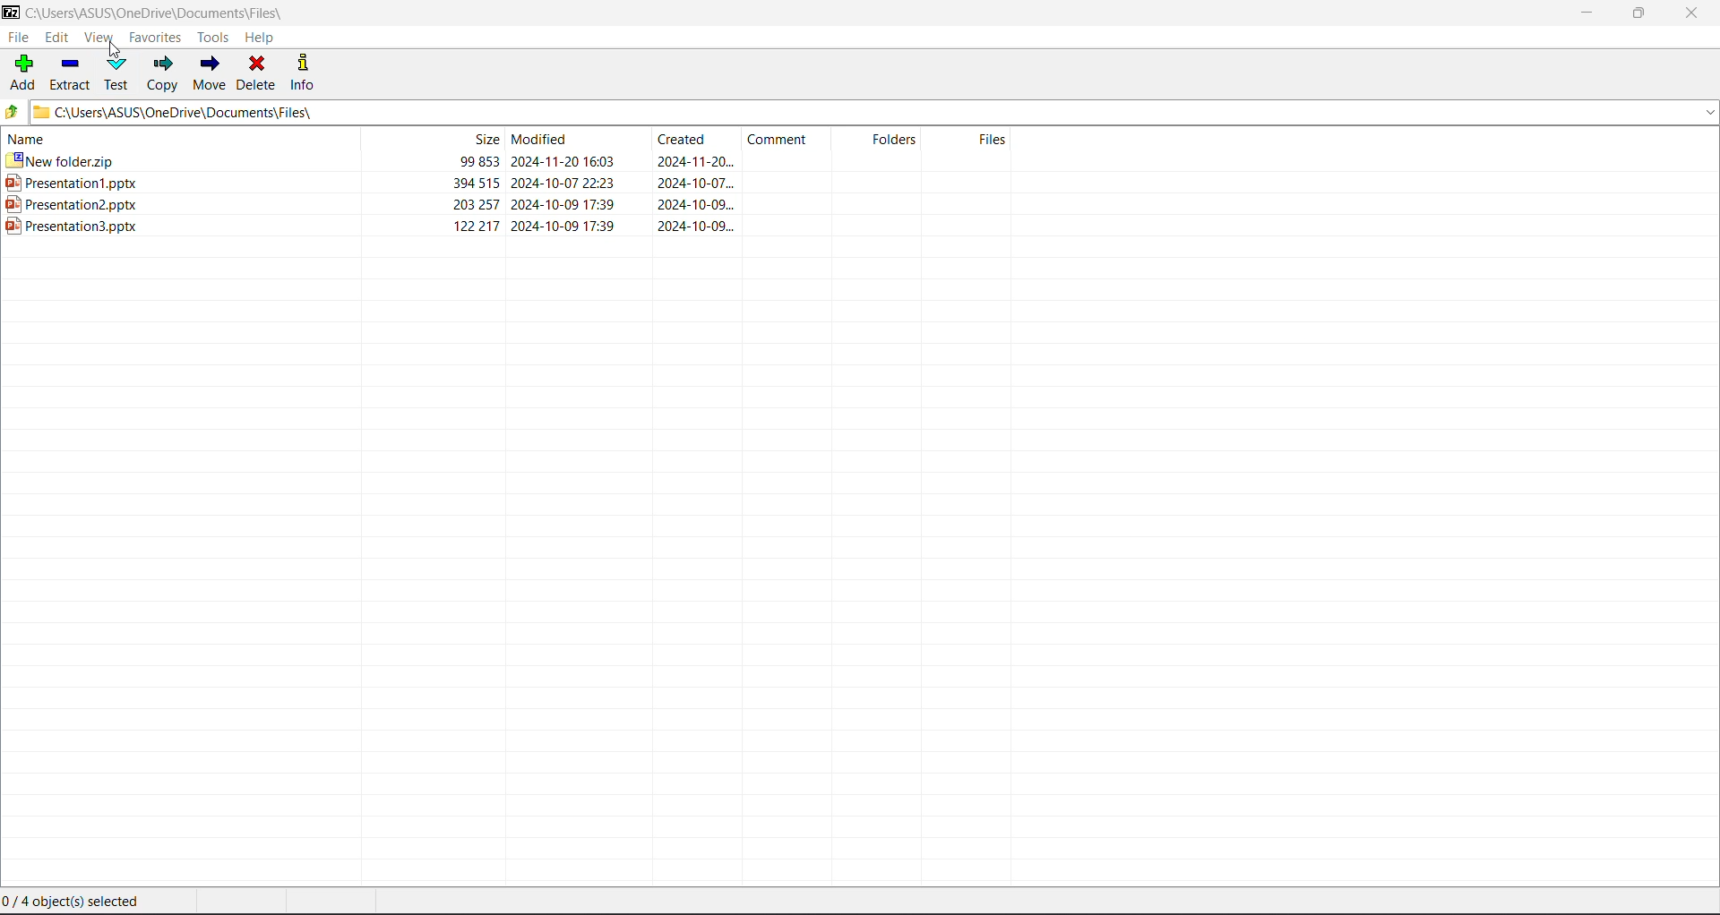 This screenshot has width=1720, height=915. What do you see at coordinates (57, 36) in the screenshot?
I see `Edit` at bounding box center [57, 36].